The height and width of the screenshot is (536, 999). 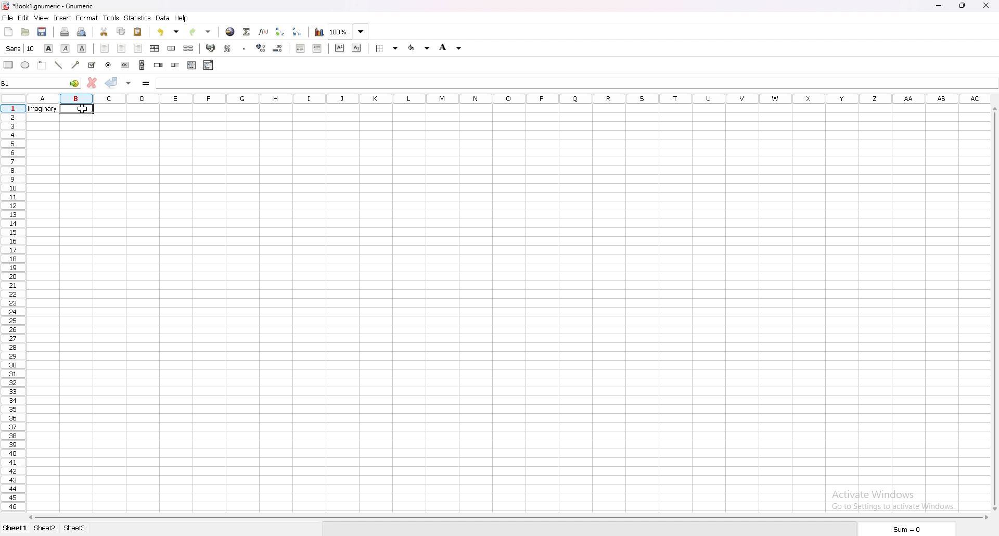 What do you see at coordinates (386, 48) in the screenshot?
I see `border` at bounding box center [386, 48].